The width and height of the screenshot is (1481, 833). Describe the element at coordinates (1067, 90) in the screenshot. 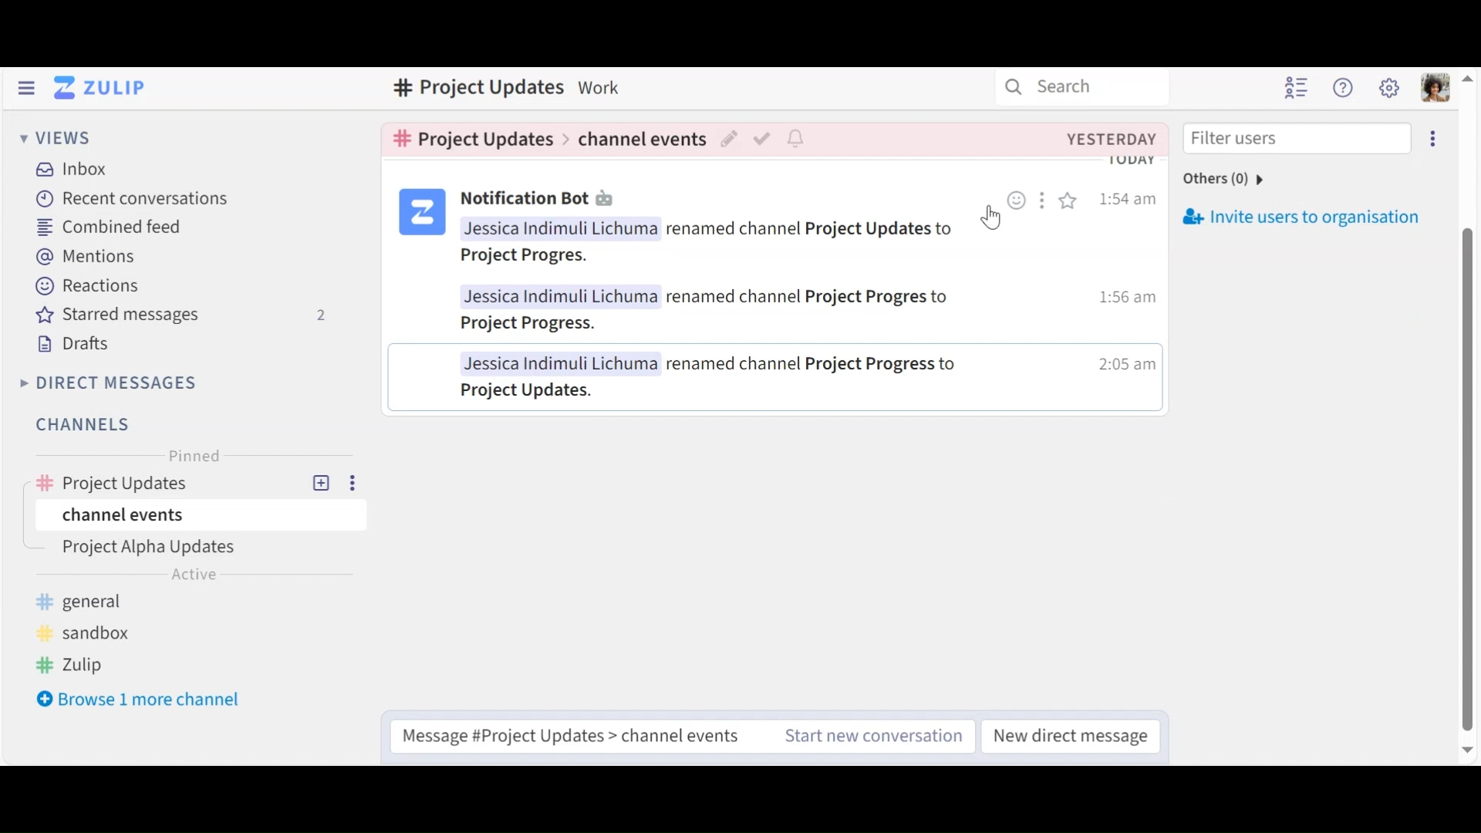

I see `search` at that location.